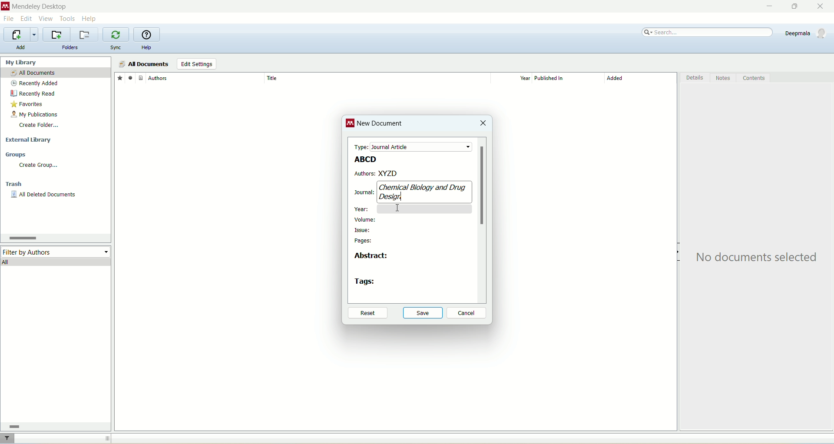 Image resolution: width=834 pixels, height=444 pixels. I want to click on tools, so click(68, 18).